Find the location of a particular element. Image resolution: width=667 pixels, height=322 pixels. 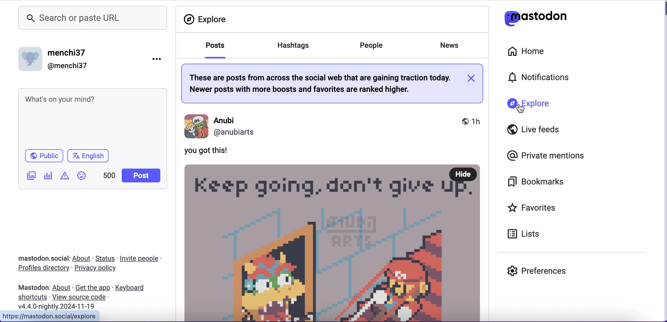

characters is located at coordinates (110, 176).